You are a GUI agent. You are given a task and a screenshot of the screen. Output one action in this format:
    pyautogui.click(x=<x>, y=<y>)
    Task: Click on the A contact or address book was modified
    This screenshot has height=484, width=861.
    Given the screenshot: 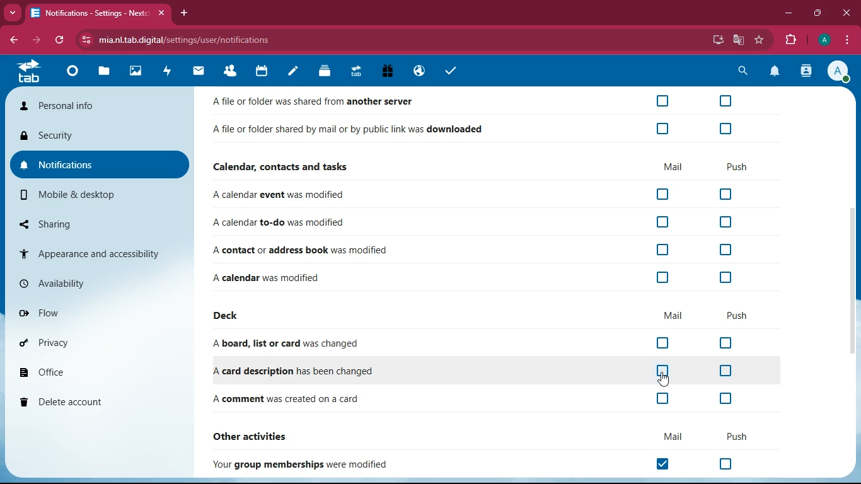 What is the action you would take?
    pyautogui.click(x=299, y=250)
    